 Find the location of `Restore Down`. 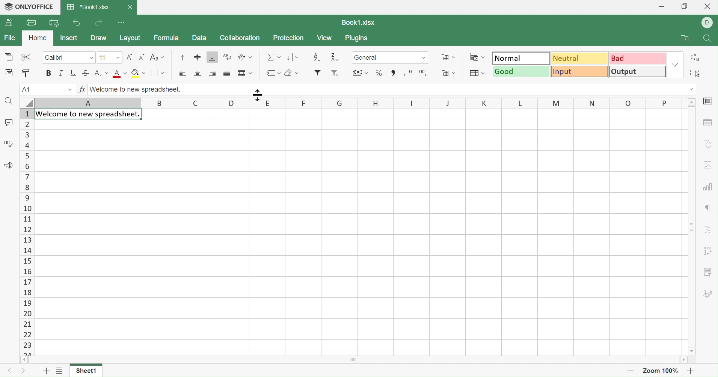

Restore Down is located at coordinates (687, 6).